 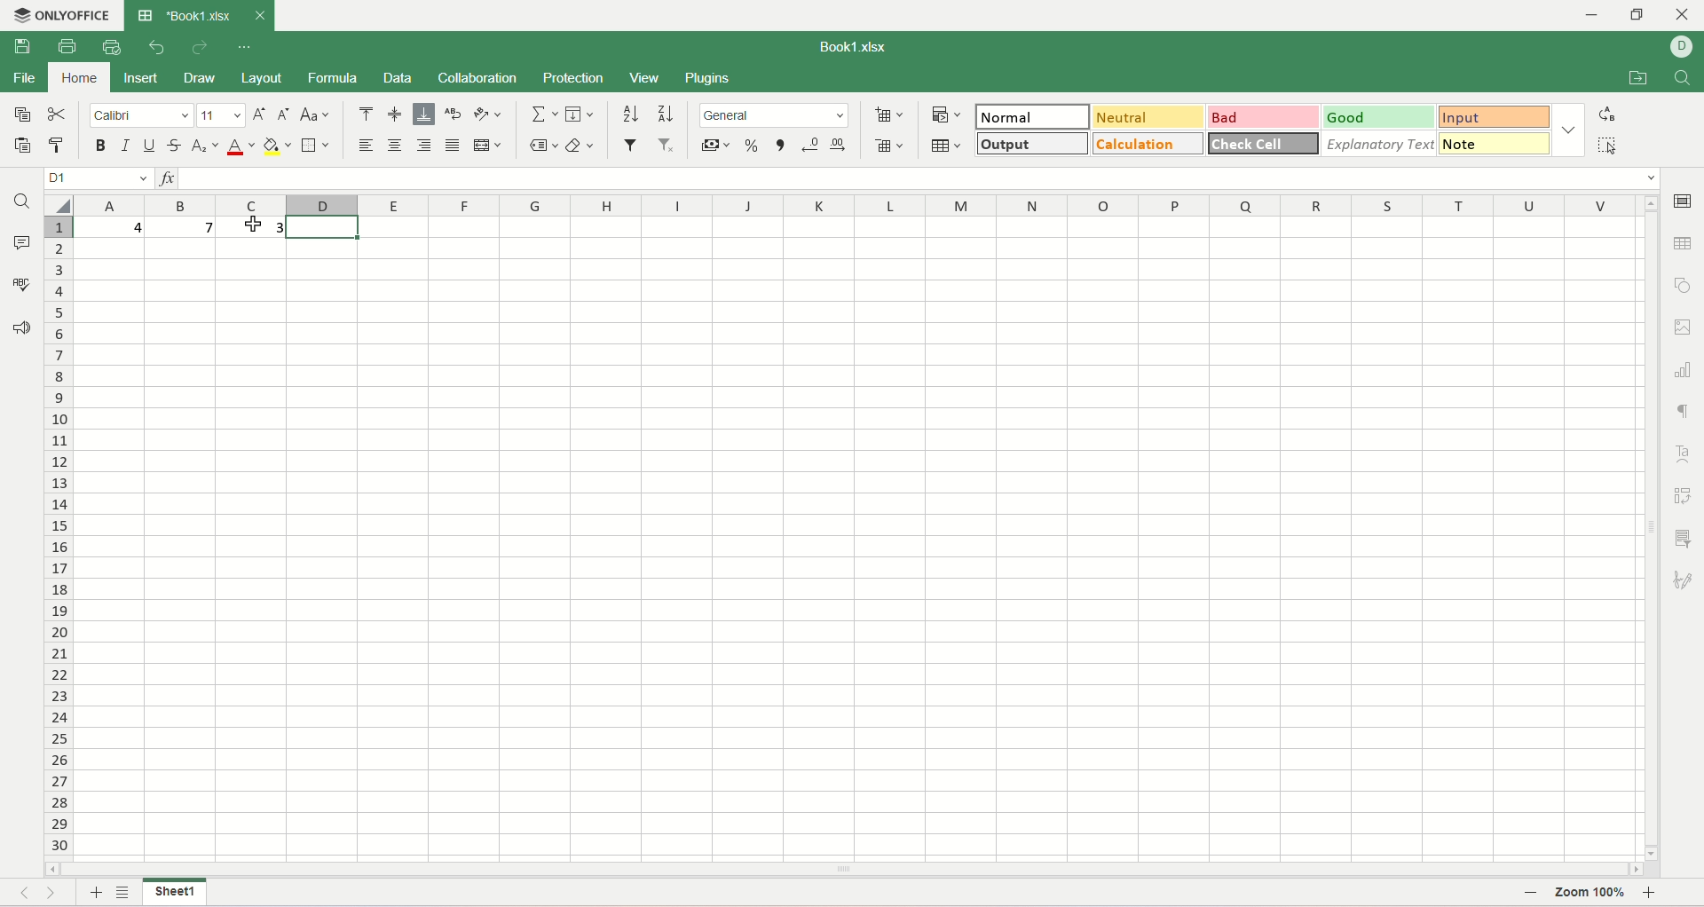 What do you see at coordinates (1689, 411) in the screenshot?
I see `paragraph settings` at bounding box center [1689, 411].